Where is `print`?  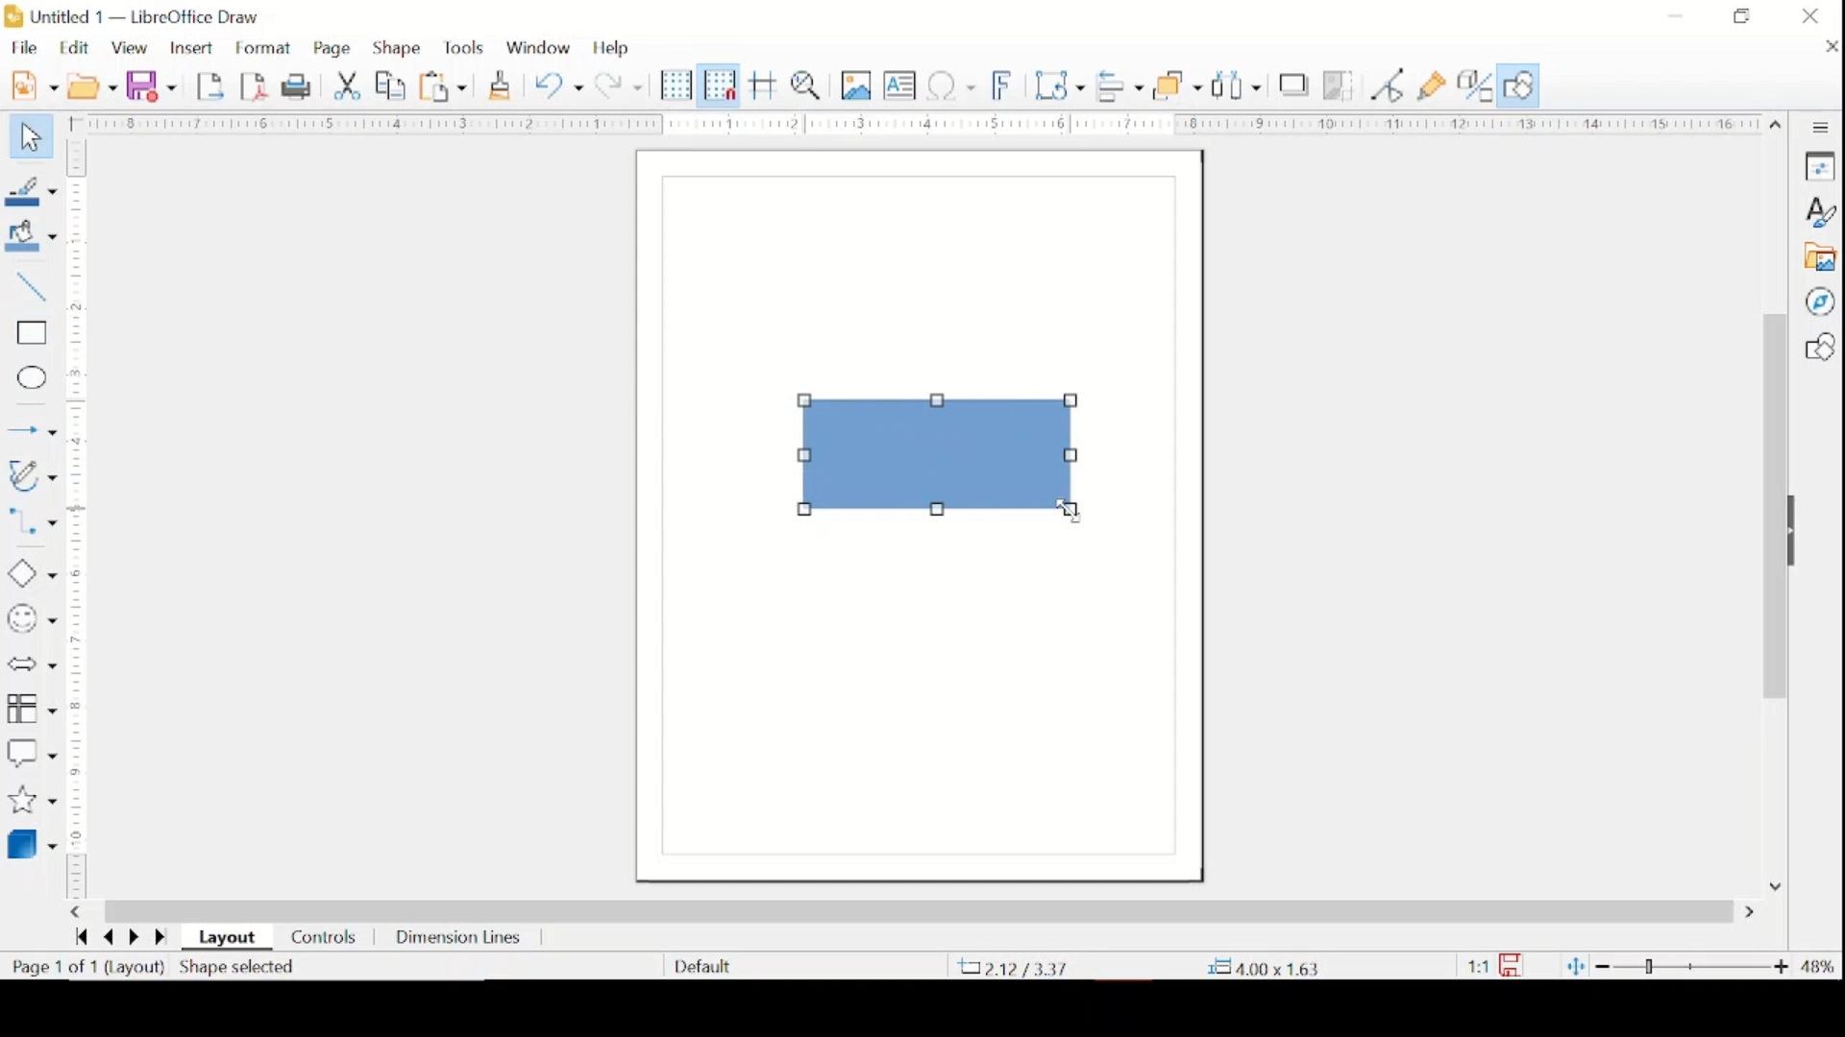 print is located at coordinates (300, 85).